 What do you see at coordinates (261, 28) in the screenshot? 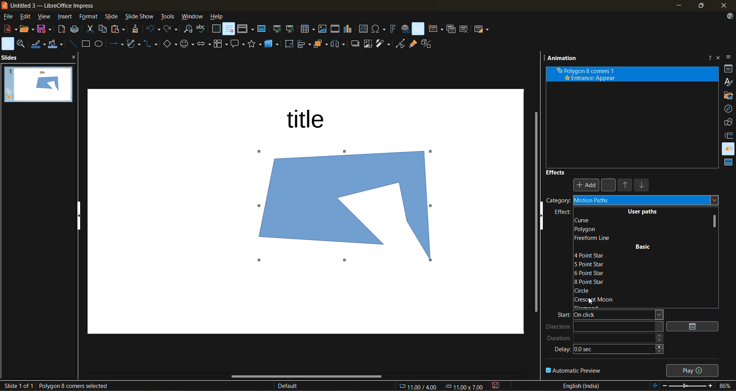
I see `master slide` at bounding box center [261, 28].